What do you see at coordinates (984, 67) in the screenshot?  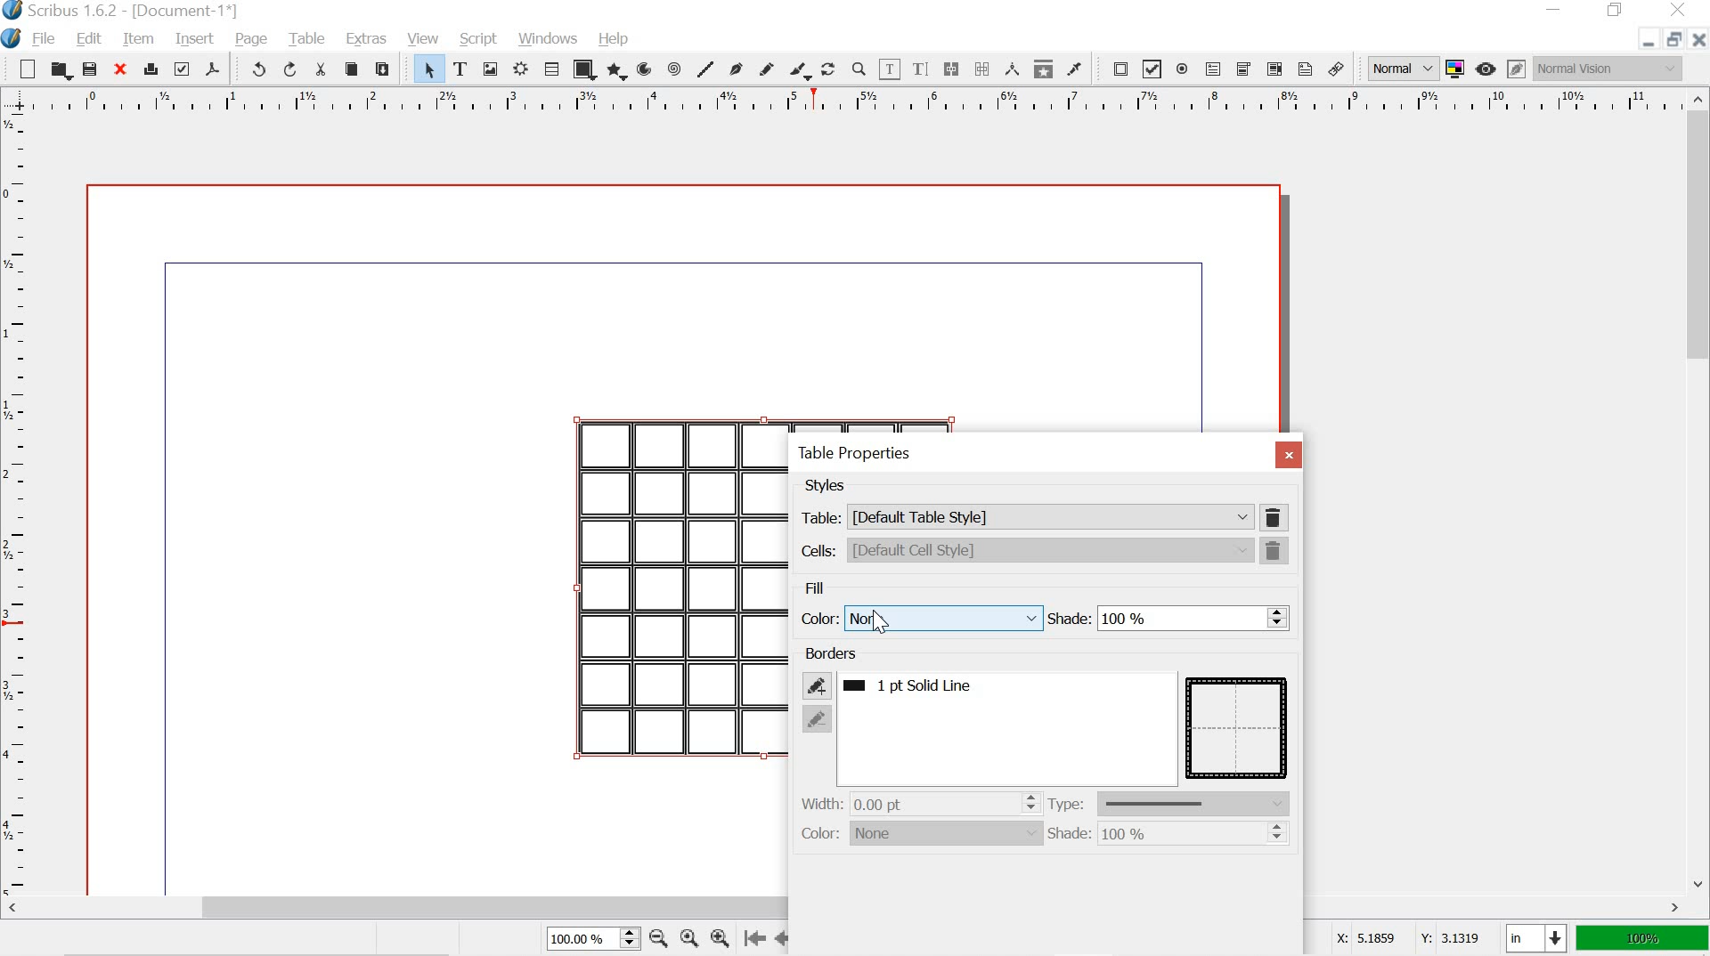 I see `unlink text frames` at bounding box center [984, 67].